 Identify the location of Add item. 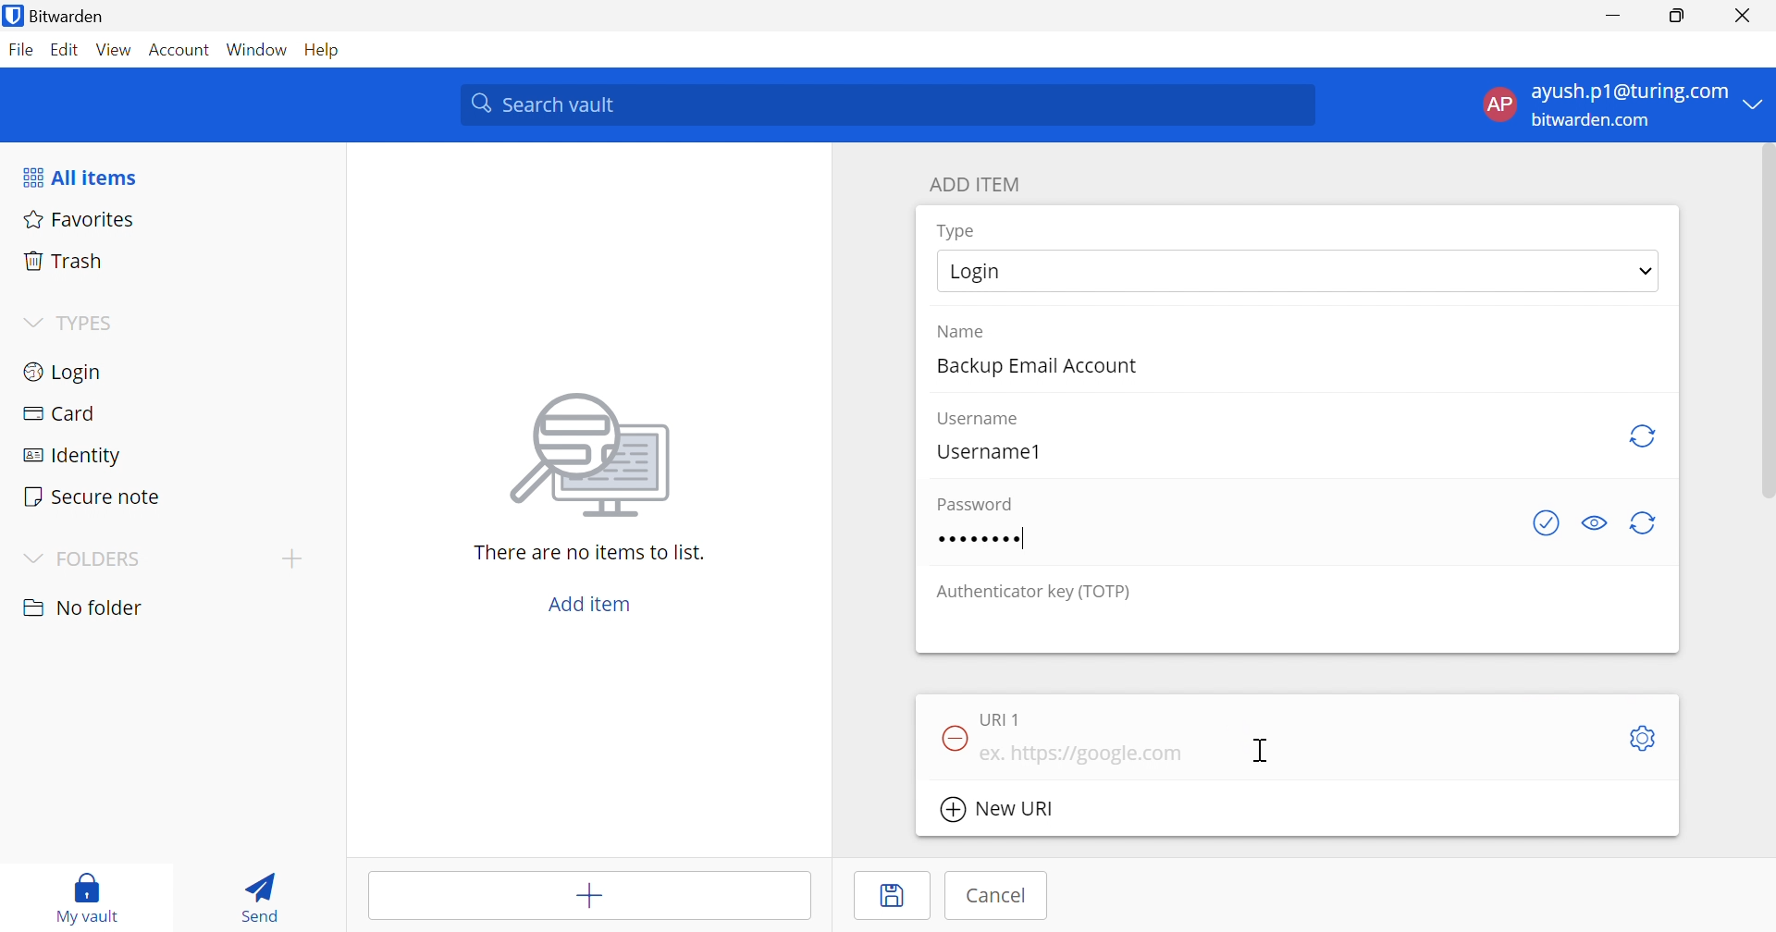
(587, 892).